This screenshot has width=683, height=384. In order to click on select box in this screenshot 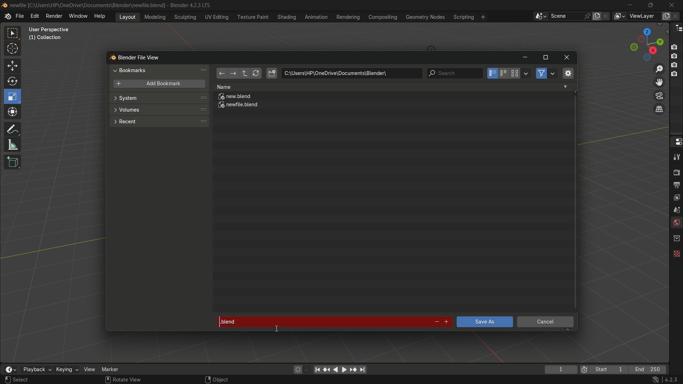, I will do `click(13, 33)`.